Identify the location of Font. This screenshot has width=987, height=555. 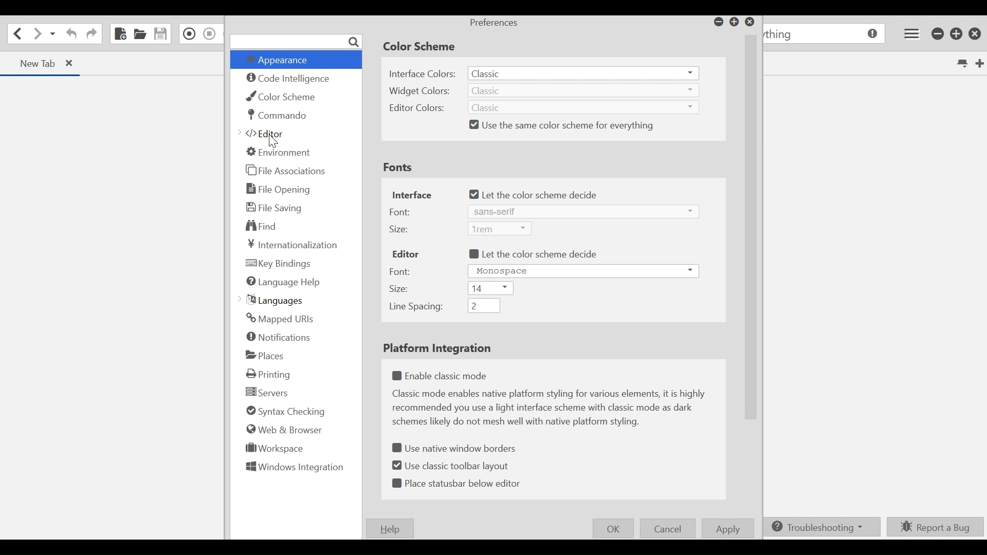
(399, 271).